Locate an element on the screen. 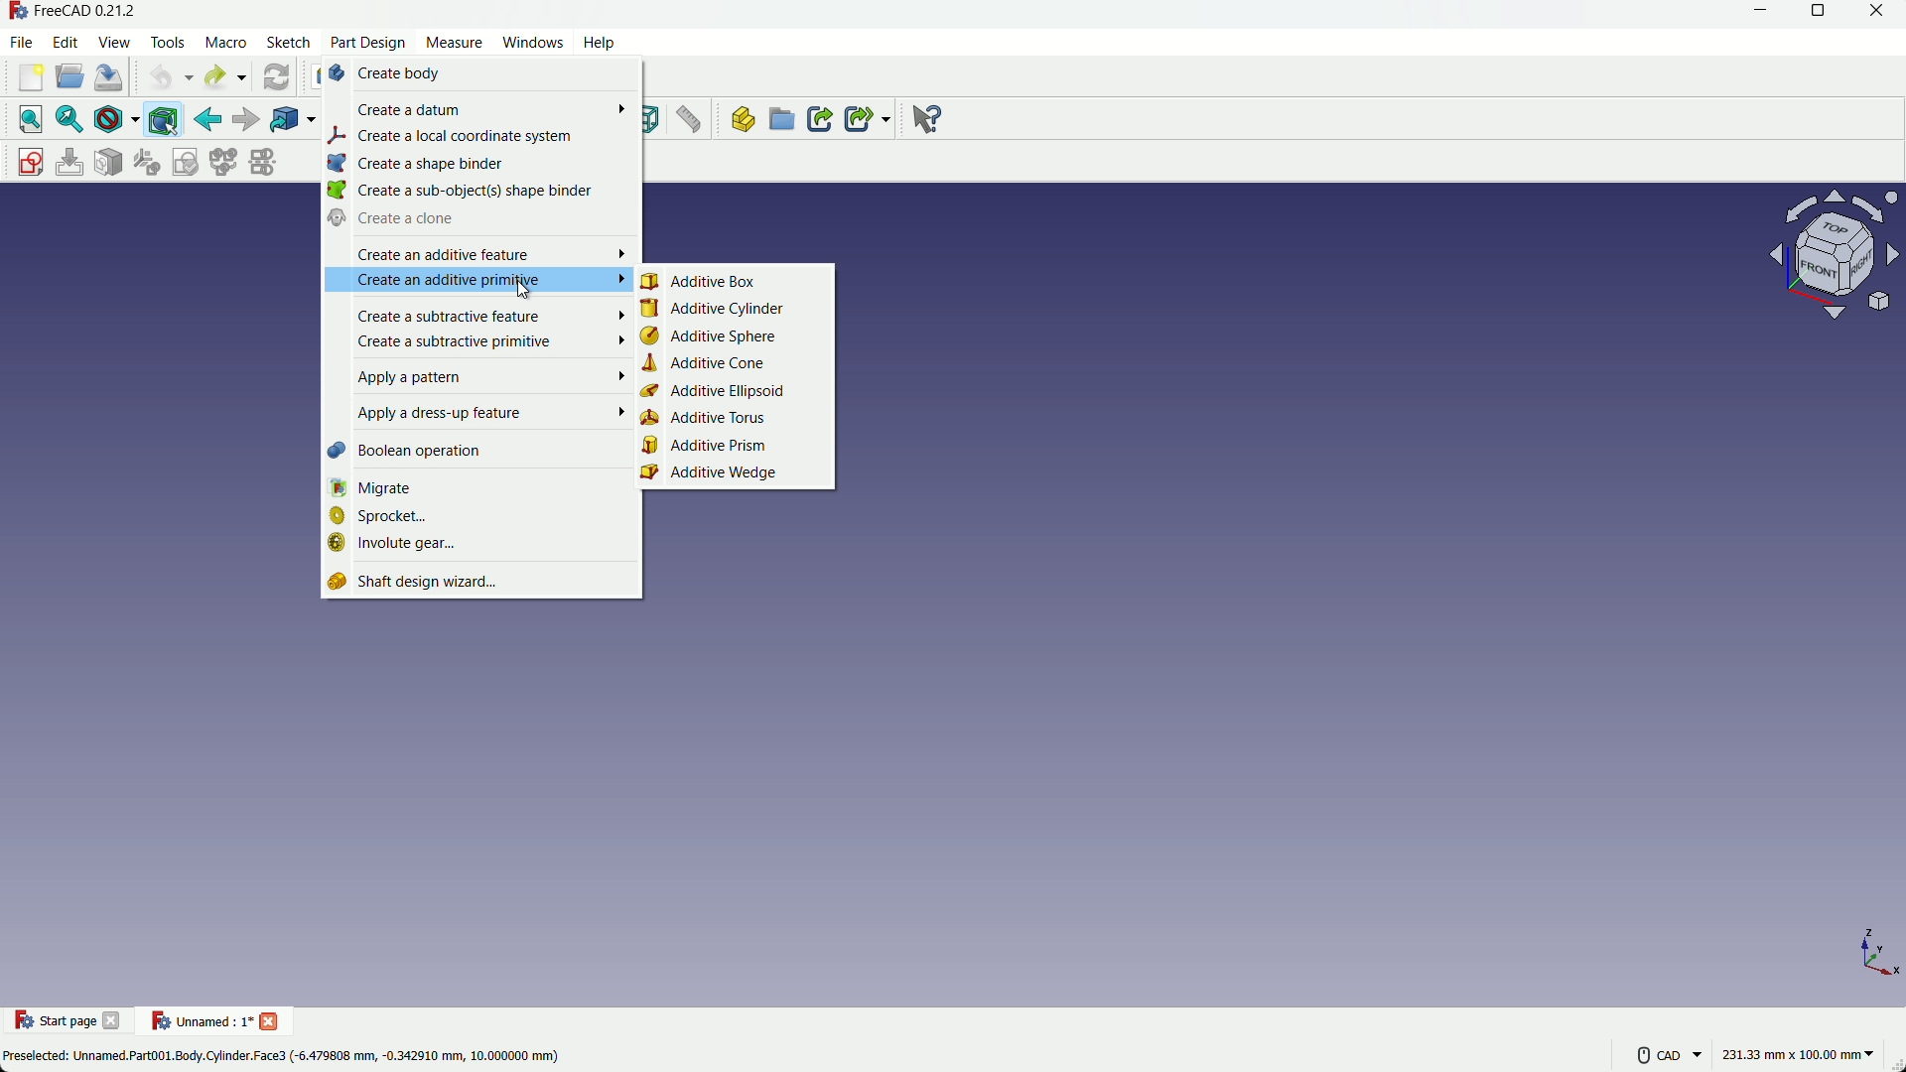  apply a dress up feature is located at coordinates (481, 417).